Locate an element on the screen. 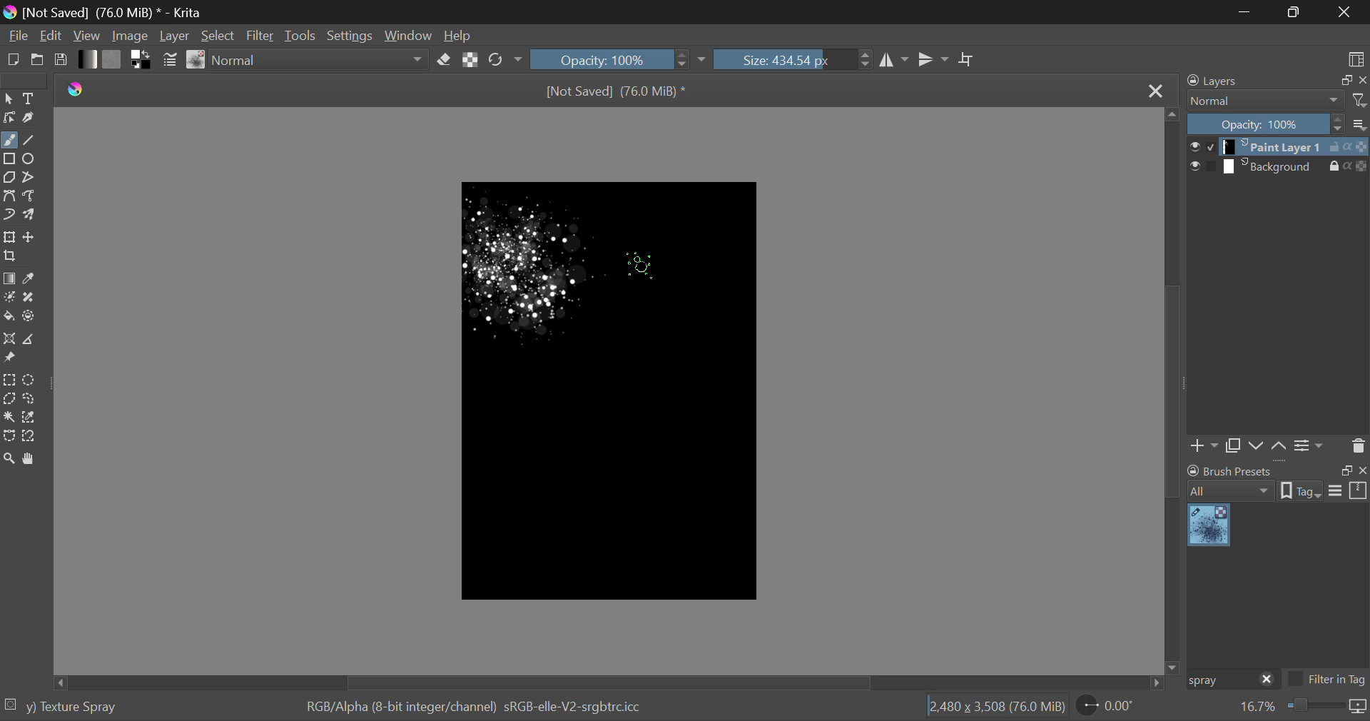 This screenshot has width=1370, height=721. Blending Mode is located at coordinates (320, 60).